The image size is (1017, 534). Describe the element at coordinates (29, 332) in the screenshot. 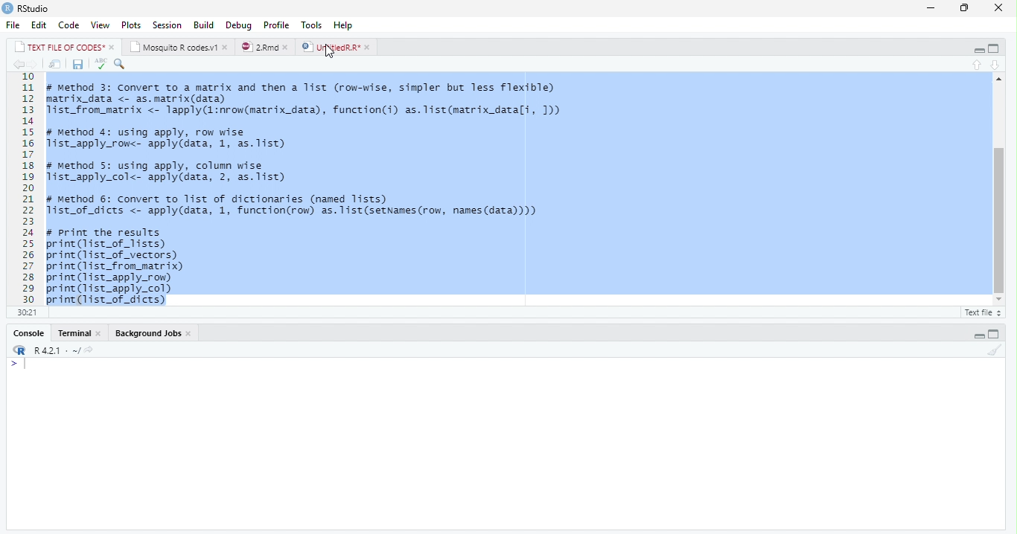

I see `Console` at that location.